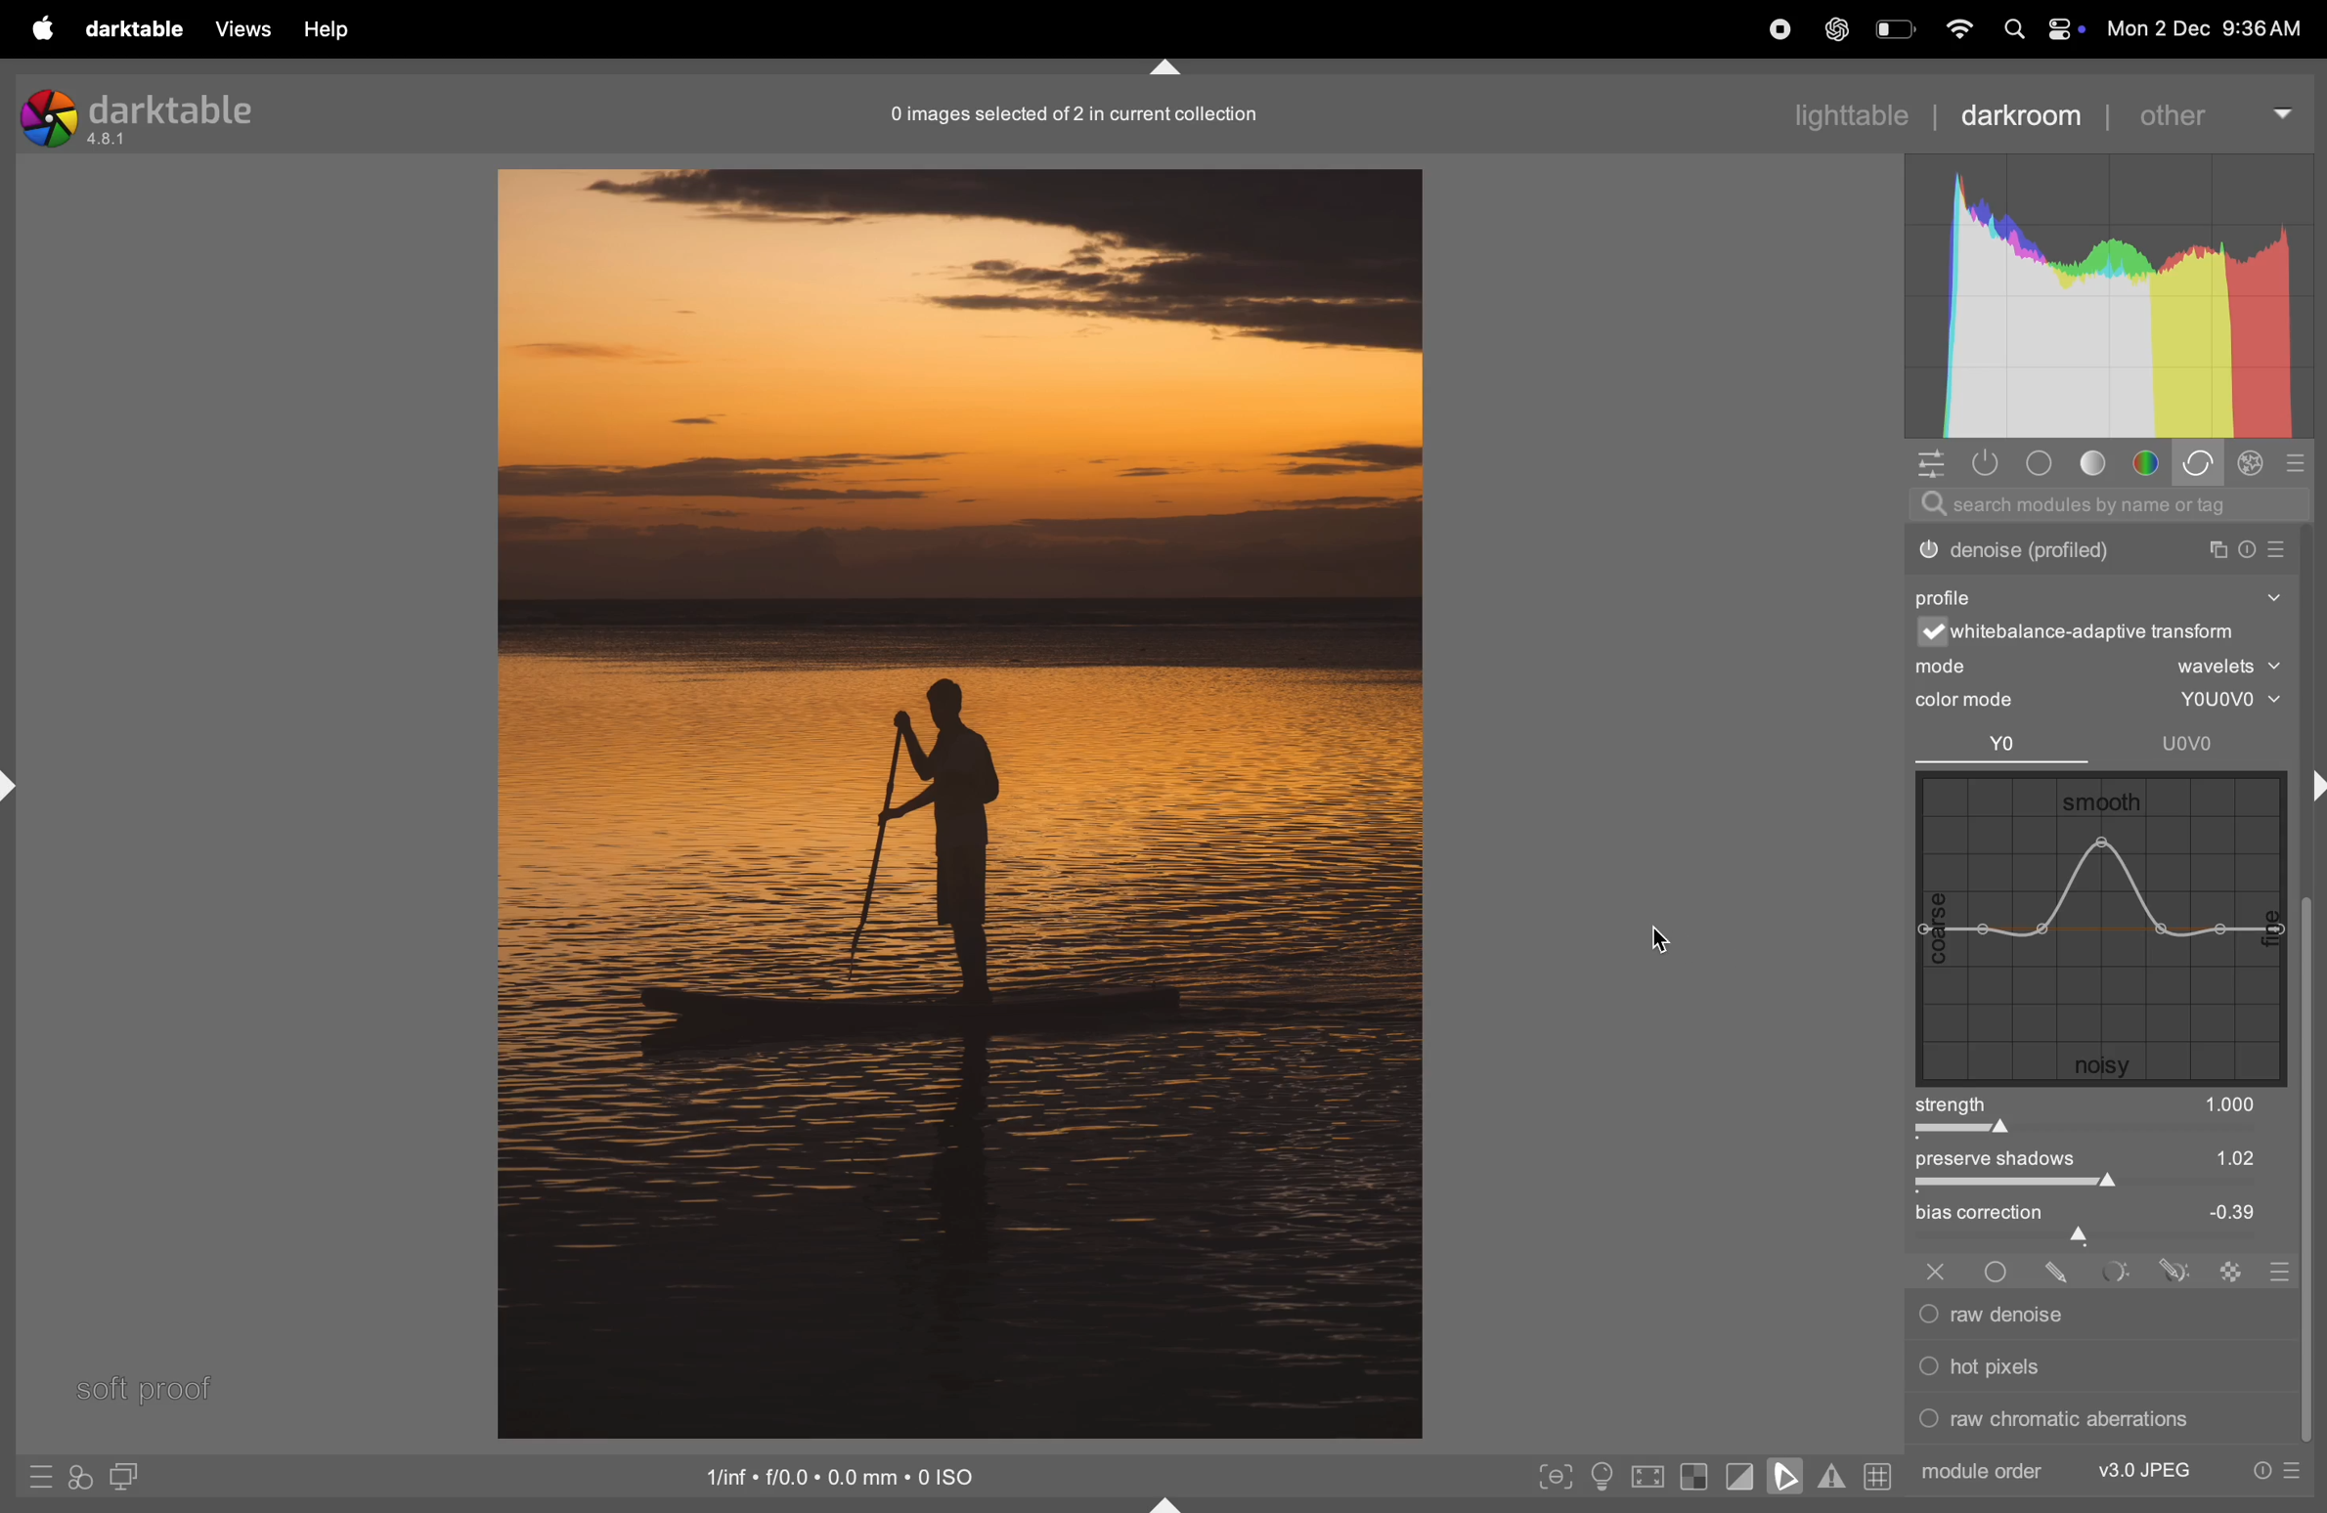  I want to click on correct, so click(2203, 464).